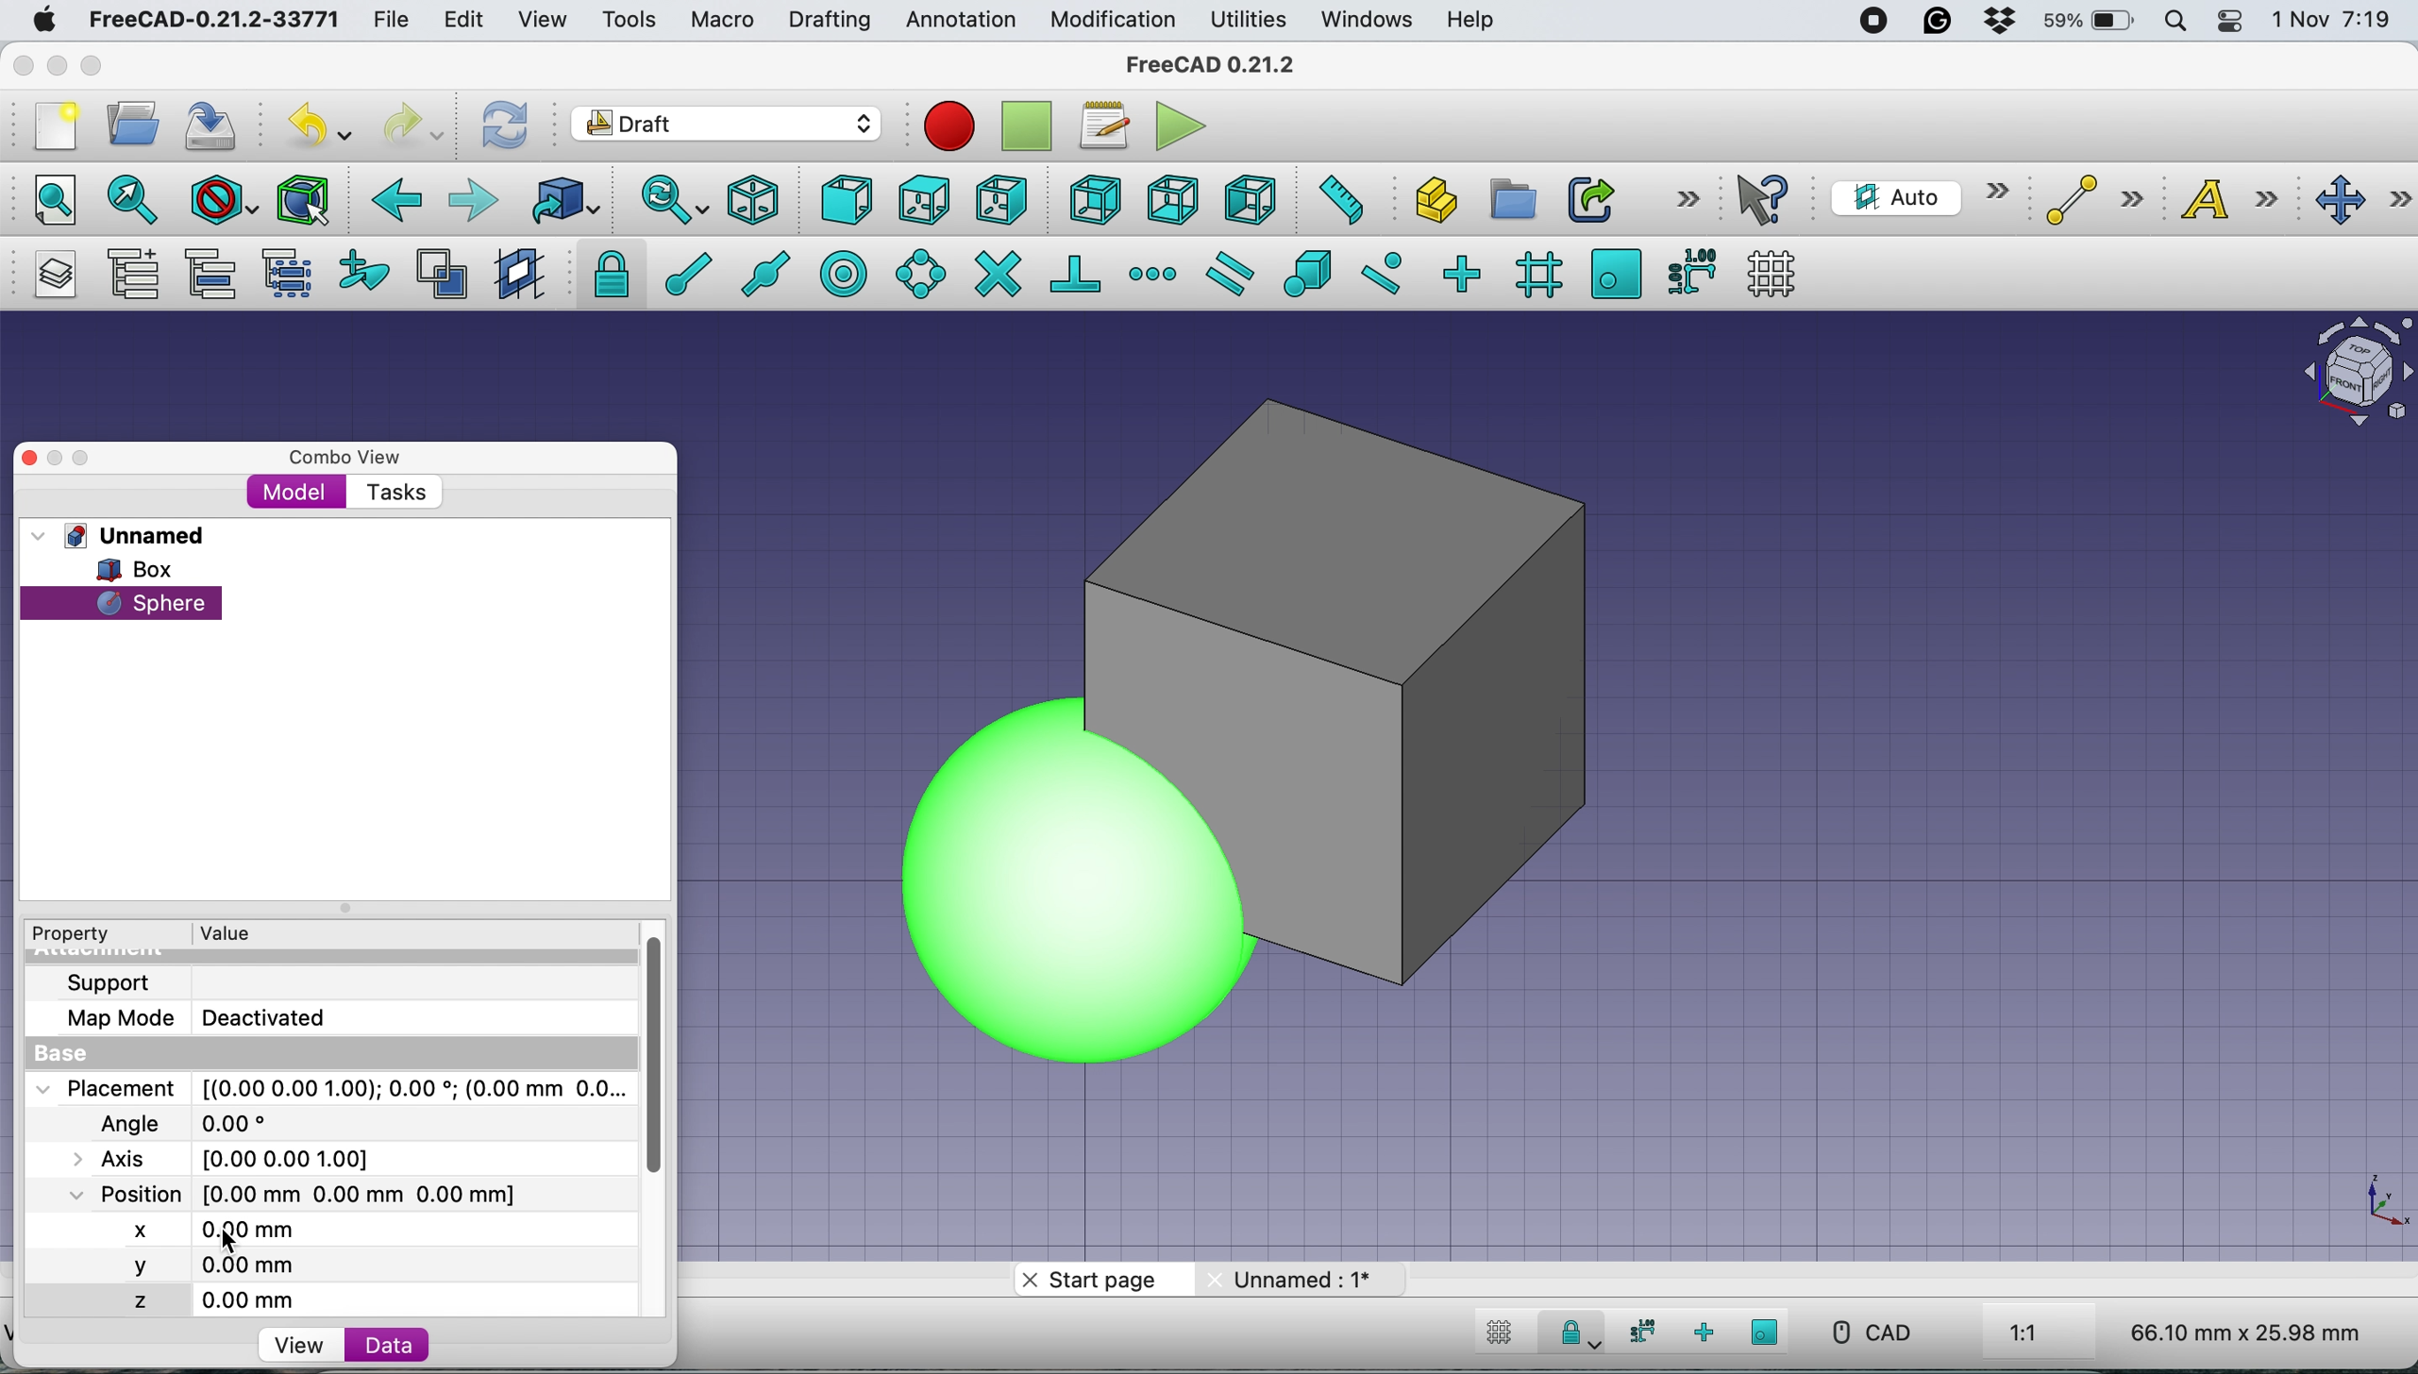  I want to click on create group, so click(1510, 200).